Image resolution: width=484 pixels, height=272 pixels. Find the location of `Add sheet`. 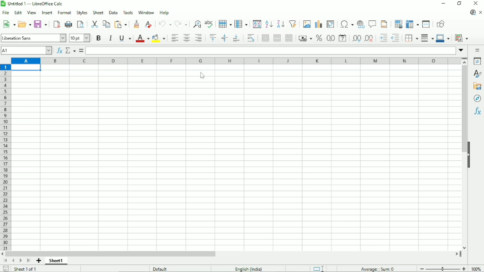

Add sheet is located at coordinates (39, 261).